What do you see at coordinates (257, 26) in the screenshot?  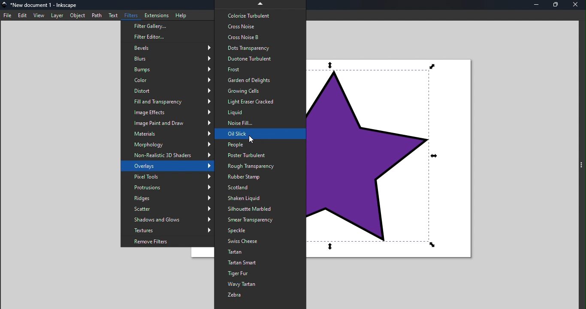 I see `Cross noise` at bounding box center [257, 26].